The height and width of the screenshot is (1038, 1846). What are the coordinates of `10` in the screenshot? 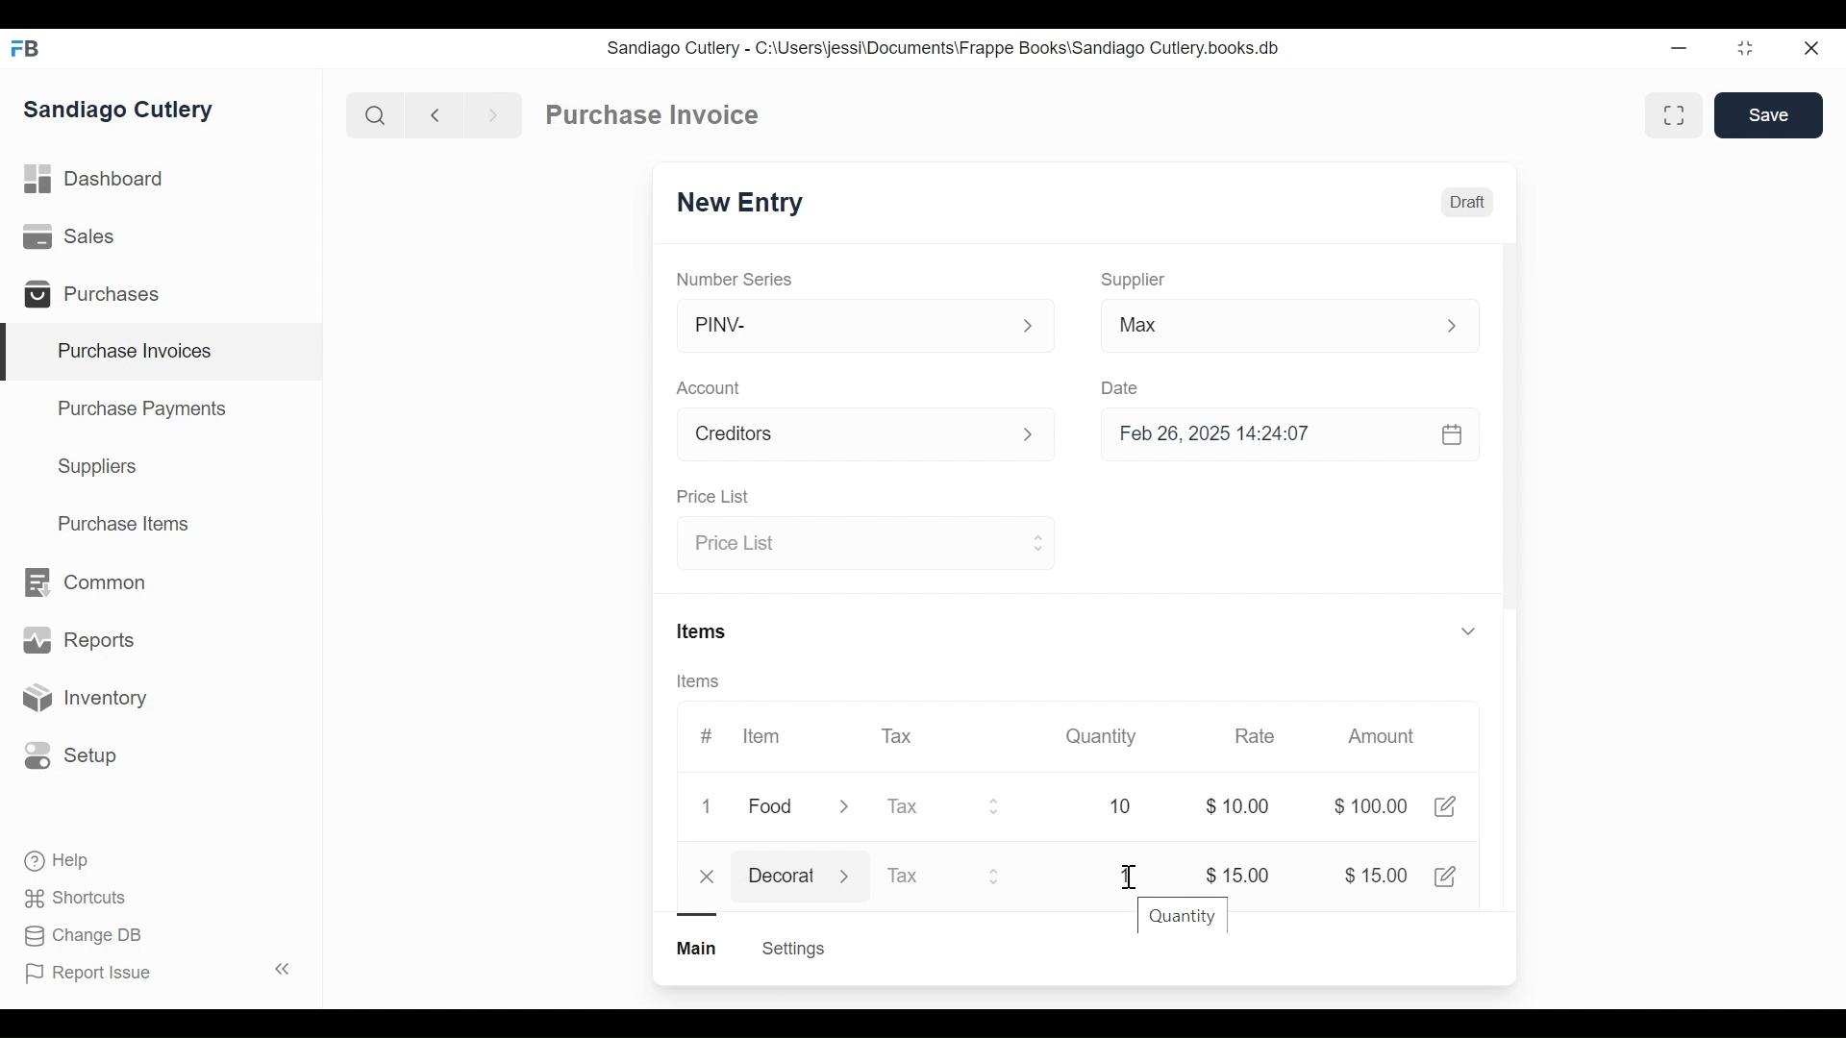 It's located at (1098, 806).